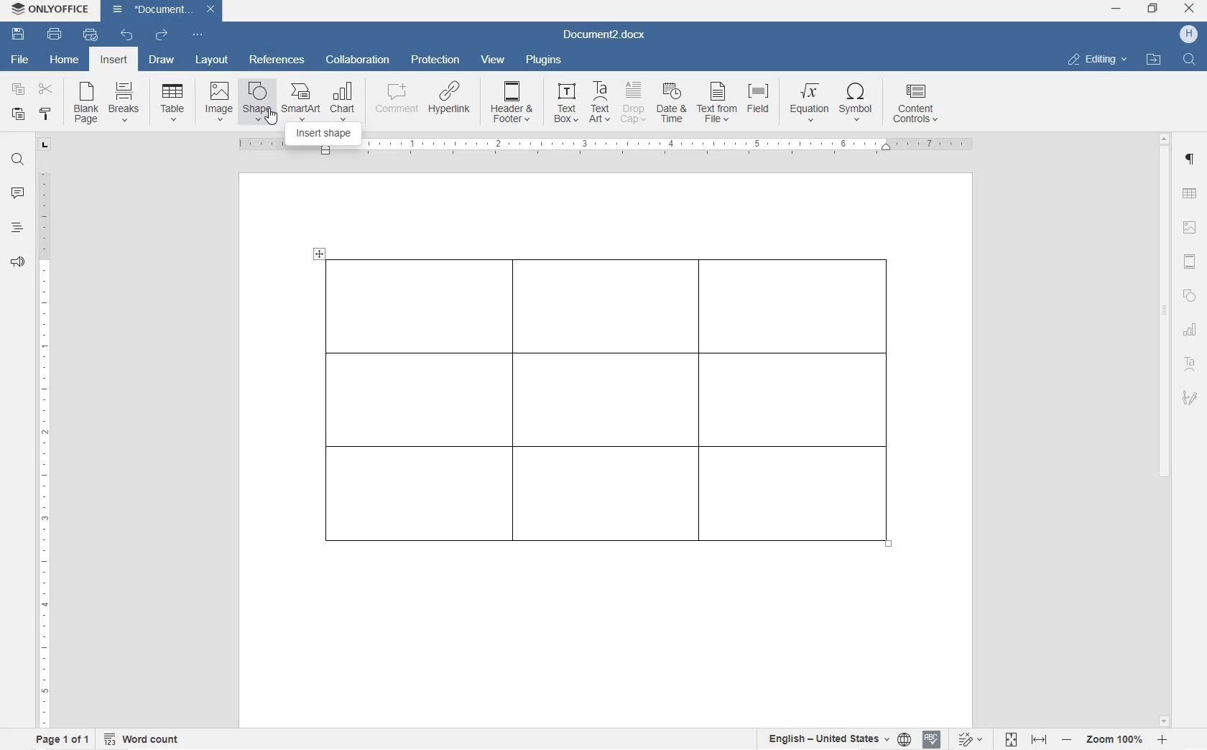 This screenshot has height=750, width=1207. I want to click on feedback & support, so click(17, 264).